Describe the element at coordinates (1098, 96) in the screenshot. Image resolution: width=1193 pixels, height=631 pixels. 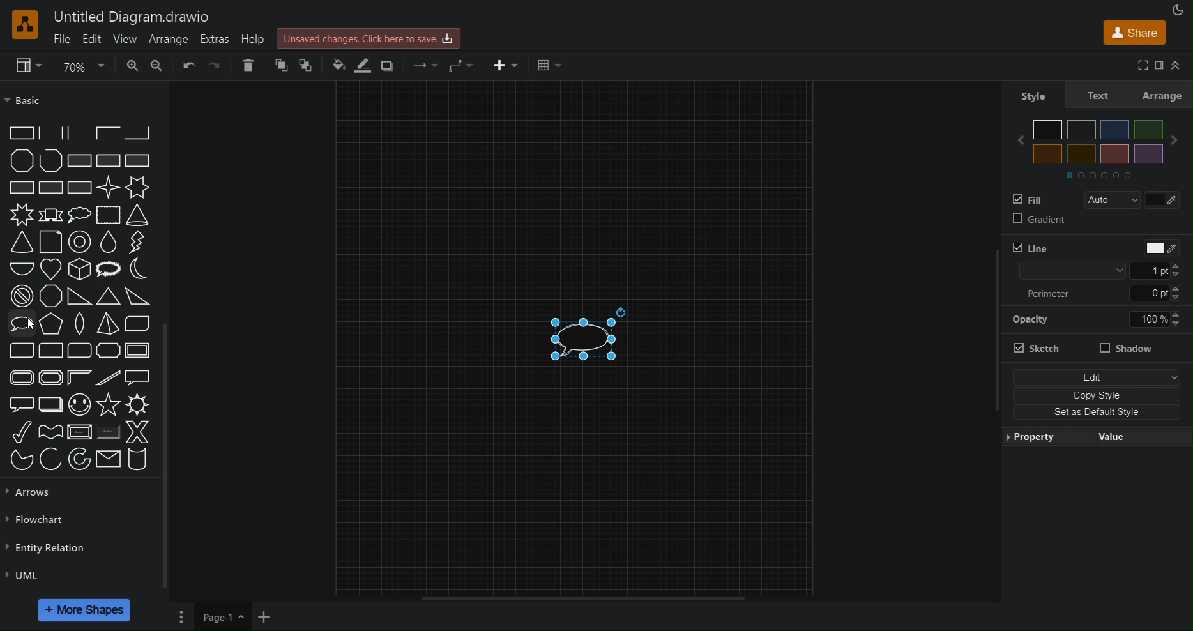
I see `Text` at that location.